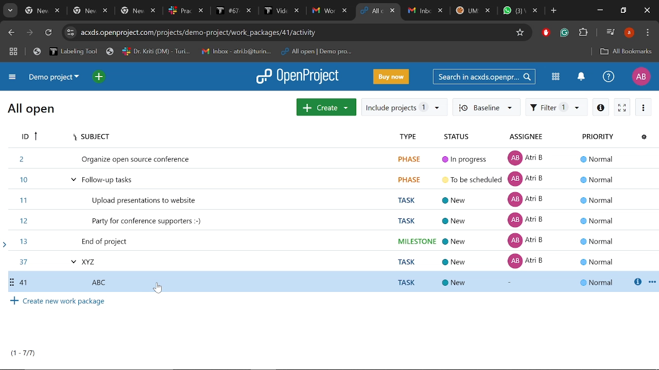 Image resolution: width=659 pixels, height=370 pixels. I want to click on Profile, so click(640, 77).